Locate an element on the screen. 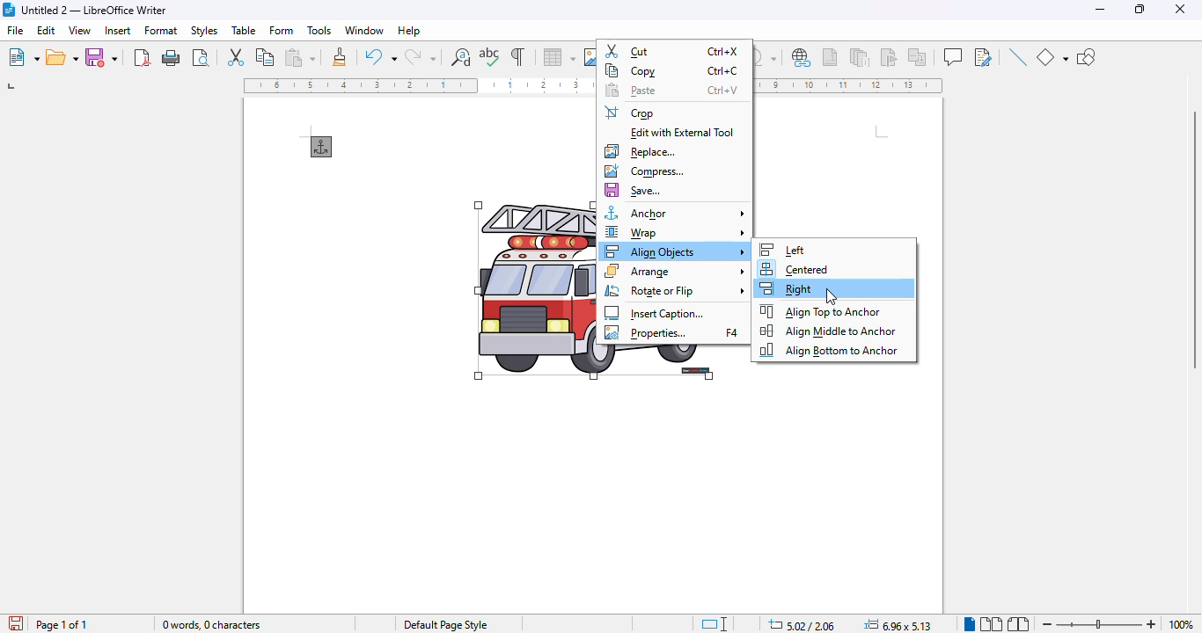  file is located at coordinates (16, 29).